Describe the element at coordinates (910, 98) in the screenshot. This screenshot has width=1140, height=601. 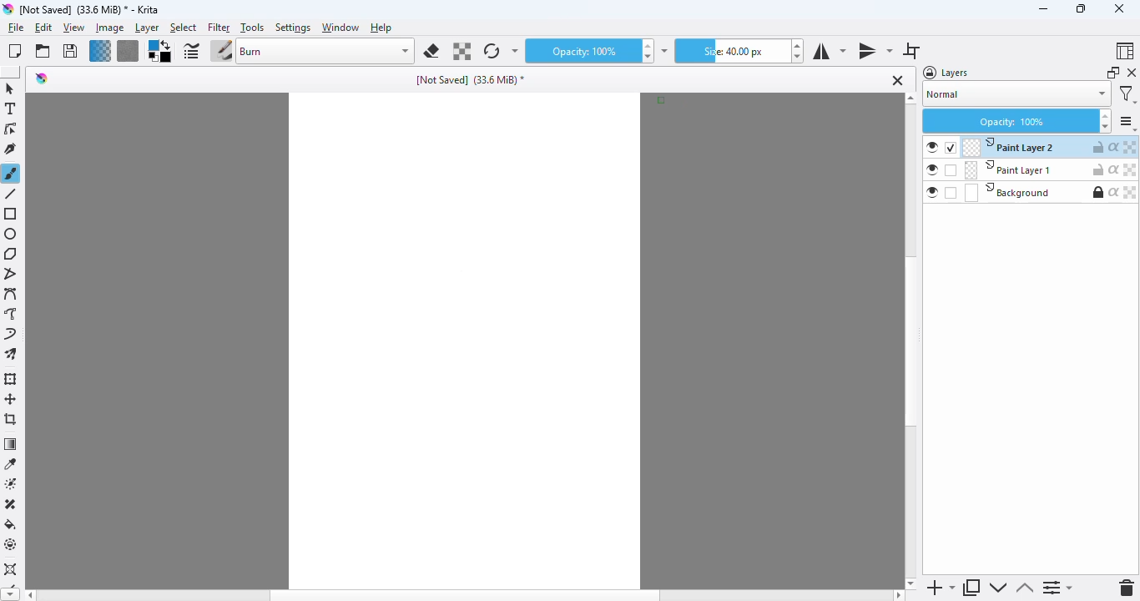
I see `scroll up` at that location.